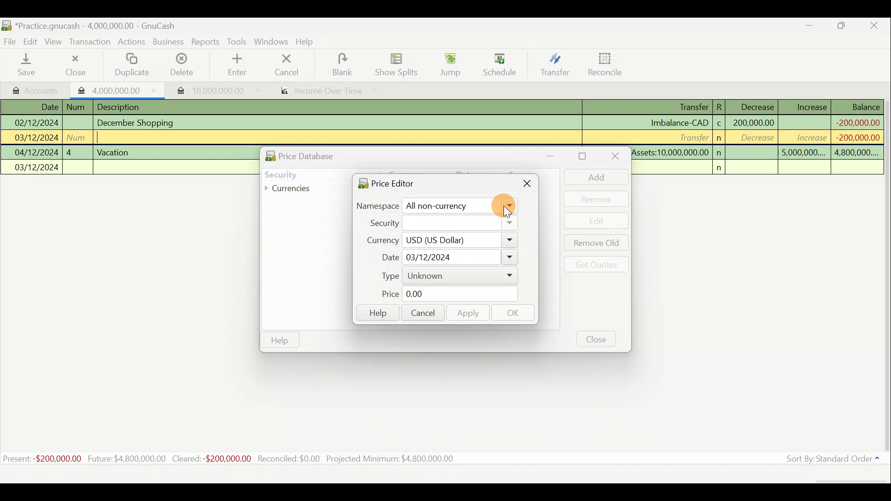 This screenshot has width=891, height=501. Describe the element at coordinates (133, 42) in the screenshot. I see `Actions` at that location.